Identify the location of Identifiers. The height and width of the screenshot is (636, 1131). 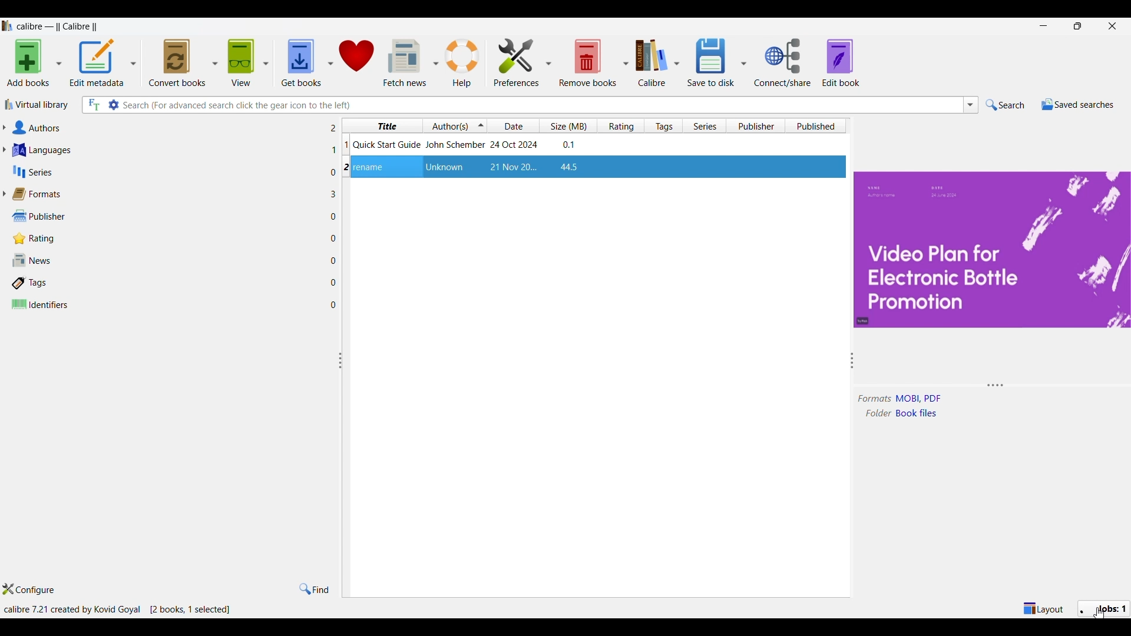
(167, 304).